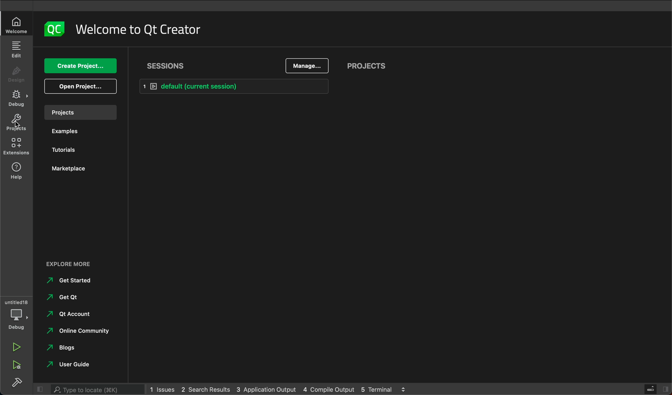 This screenshot has height=395, width=672. I want to click on 4 Compile Output, so click(329, 389).